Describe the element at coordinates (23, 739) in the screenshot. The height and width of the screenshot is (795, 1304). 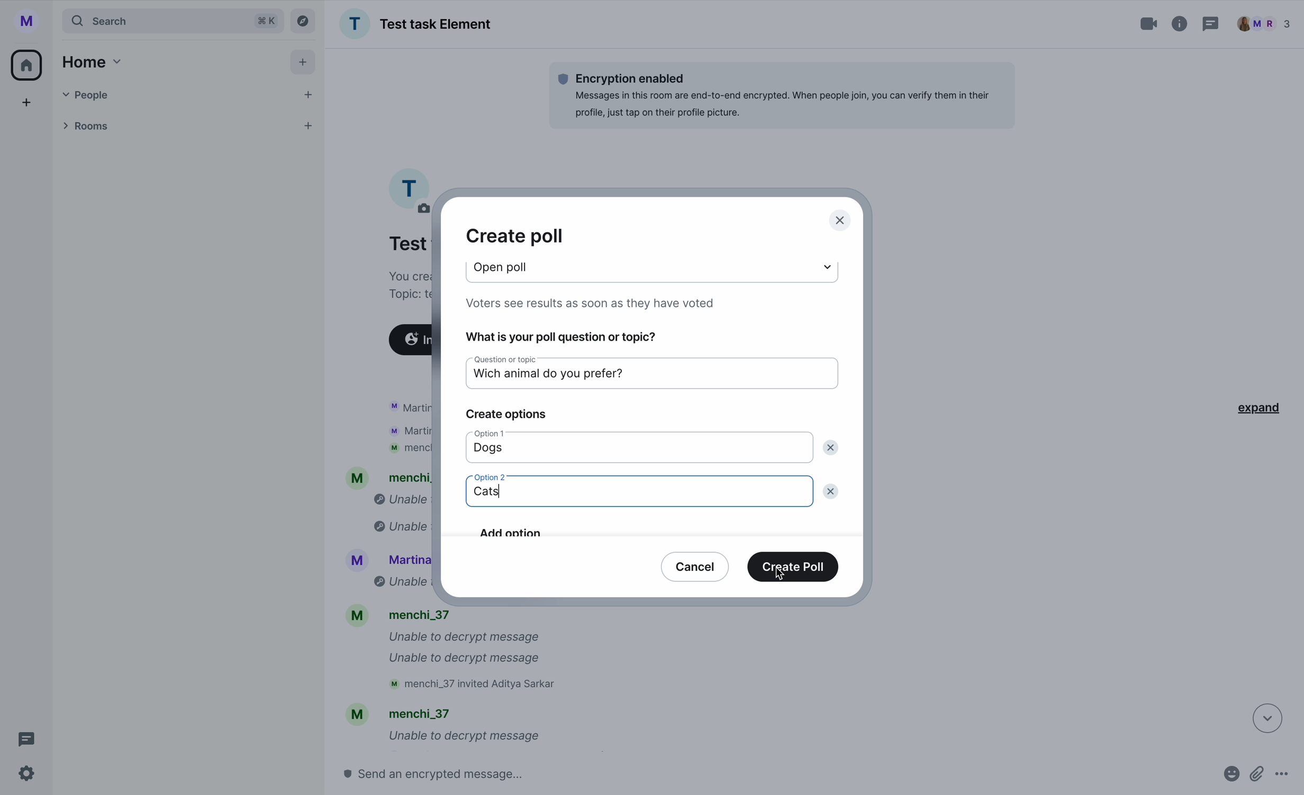
I see `threads` at that location.